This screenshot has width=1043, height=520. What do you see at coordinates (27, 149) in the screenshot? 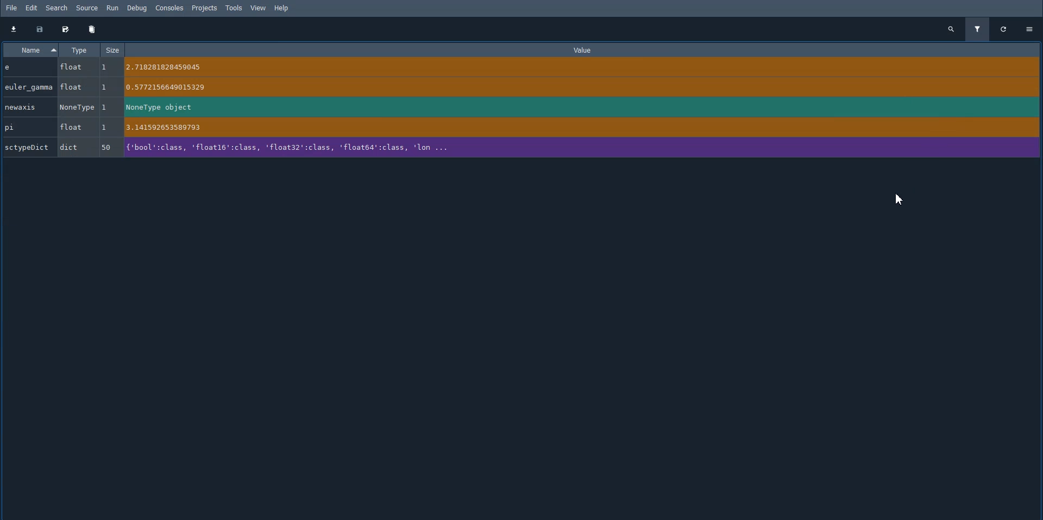
I see `sctypredict` at bounding box center [27, 149].